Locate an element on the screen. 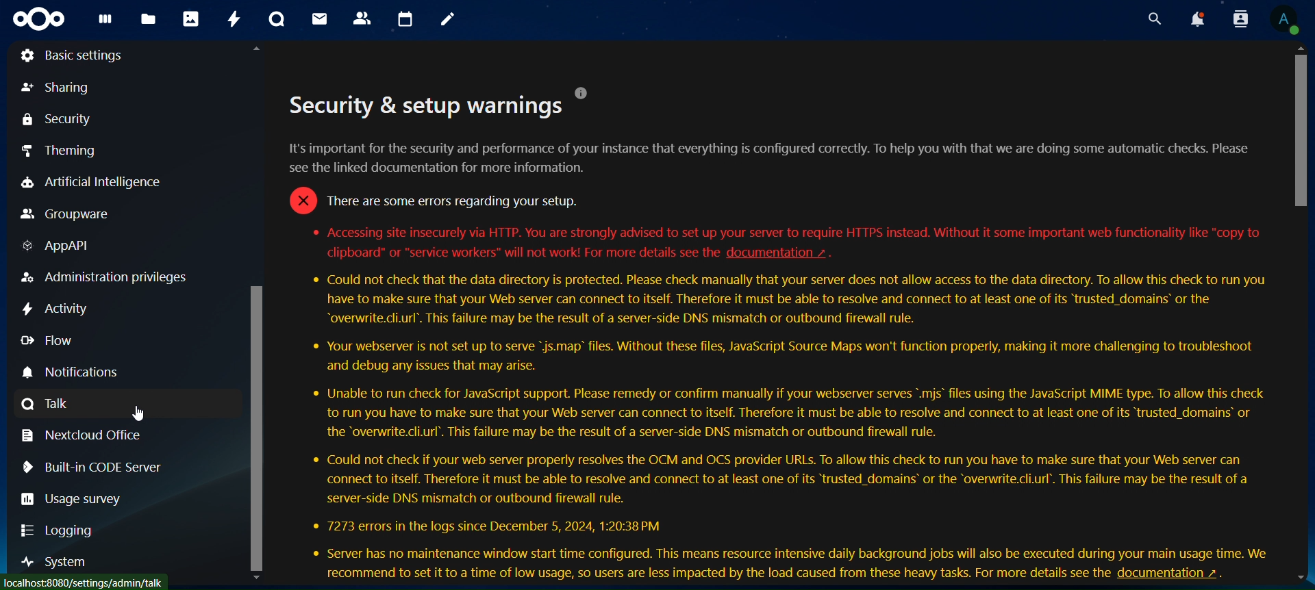 This screenshot has height=590, width=1315. basic settings is located at coordinates (79, 55).